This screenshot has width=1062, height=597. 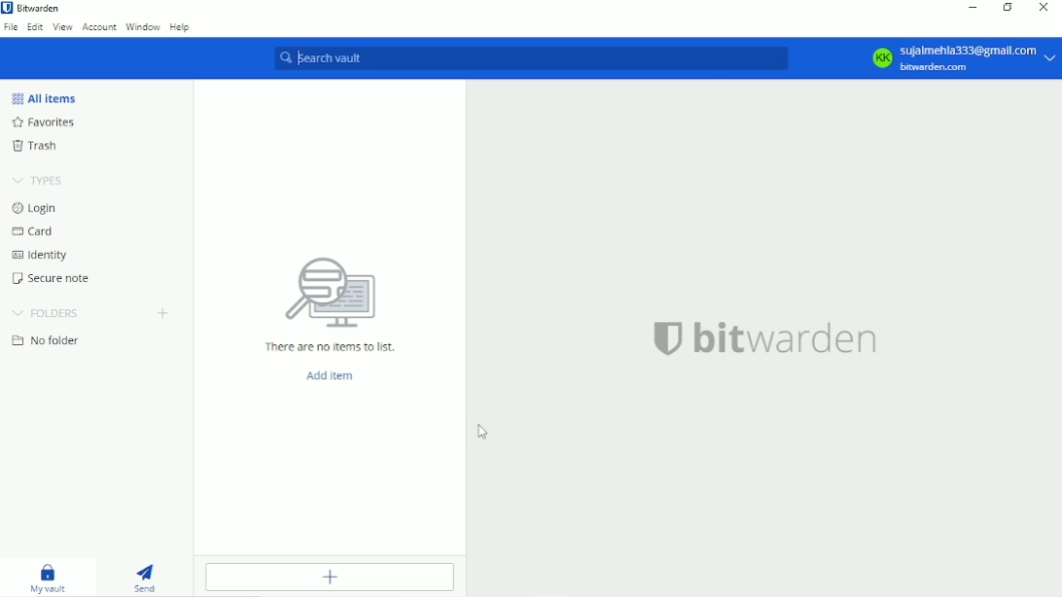 I want to click on Card, so click(x=35, y=231).